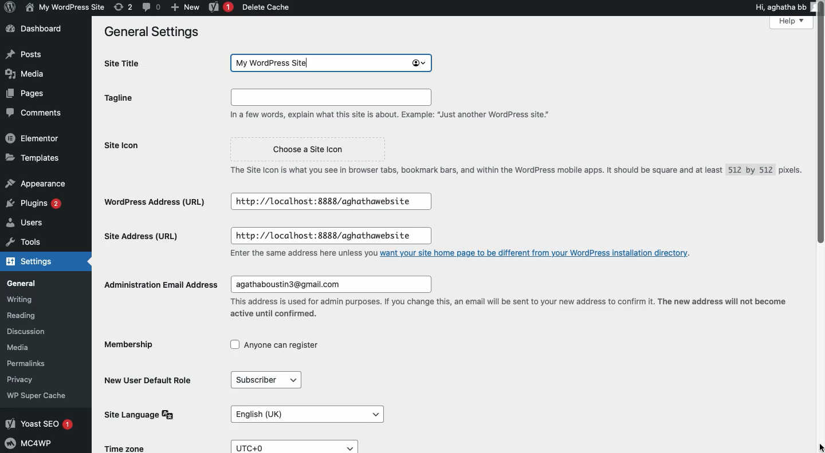 This screenshot has height=453, width=825. What do you see at coordinates (789, 26) in the screenshot?
I see `Help` at bounding box center [789, 26].